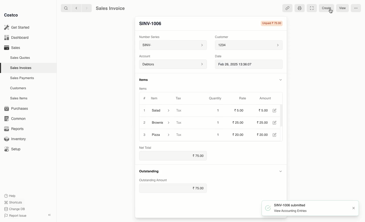 The image size is (365, 222). What do you see at coordinates (218, 135) in the screenshot?
I see `1` at bounding box center [218, 135].